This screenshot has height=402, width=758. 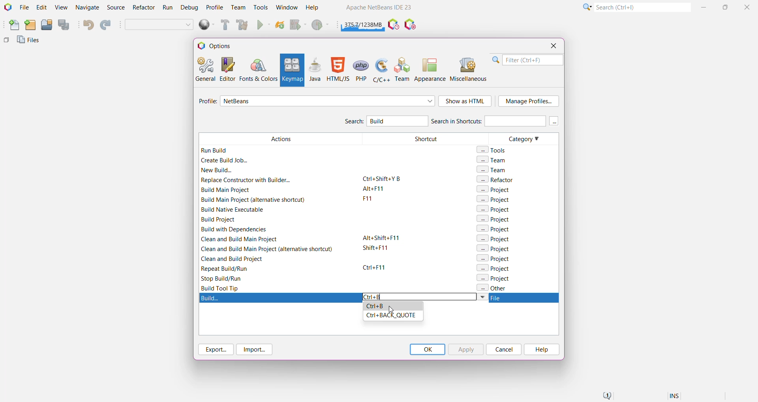 I want to click on Debug Main Project, so click(x=298, y=25).